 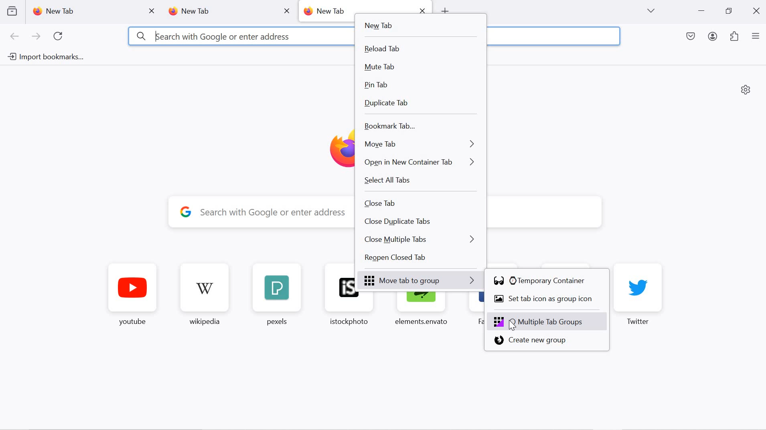 I want to click on close tab, so click(x=422, y=203).